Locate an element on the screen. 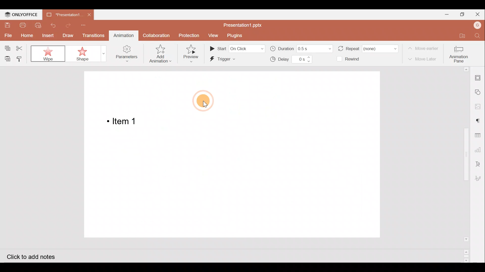  Home is located at coordinates (24, 35).